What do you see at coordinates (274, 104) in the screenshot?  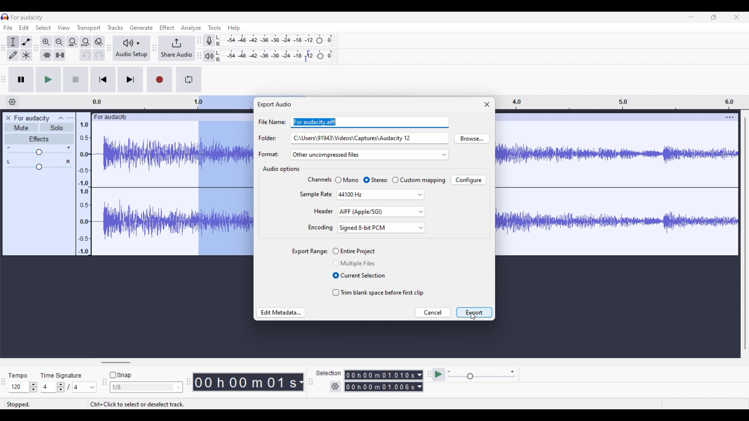 I see `Window title` at bounding box center [274, 104].